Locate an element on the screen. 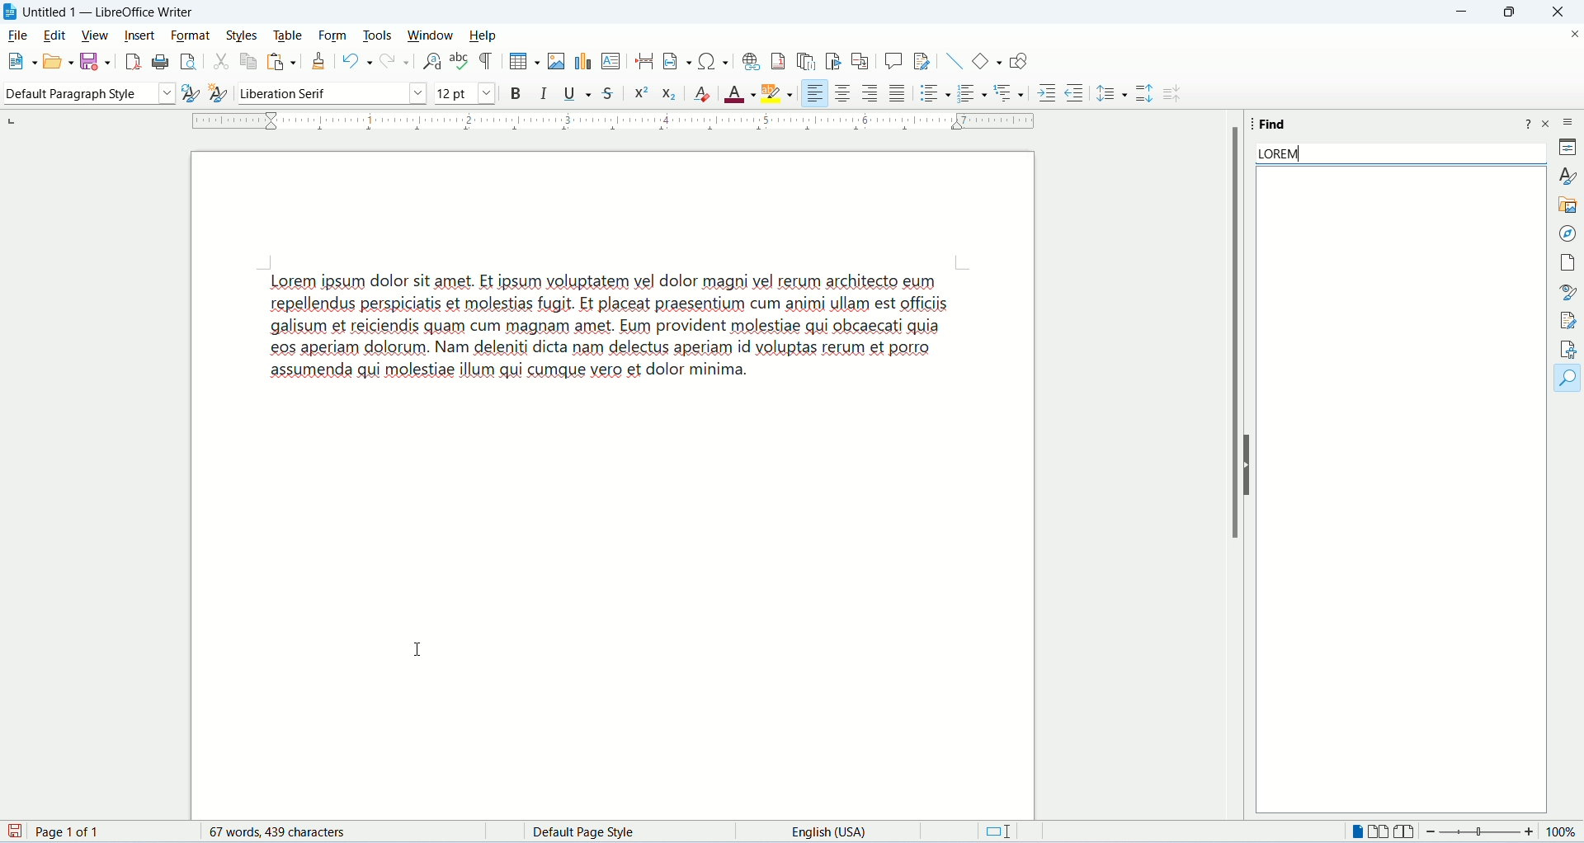  language is located at coordinates (831, 833).